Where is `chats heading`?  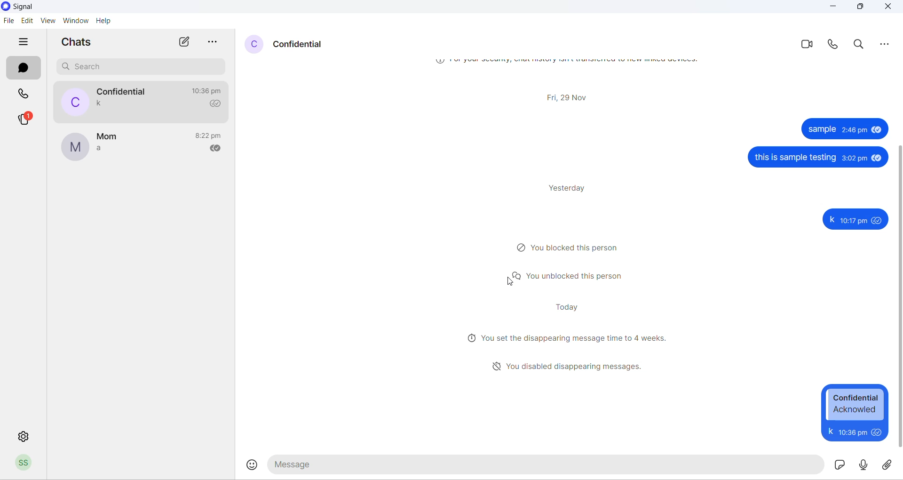 chats heading is located at coordinates (80, 44).